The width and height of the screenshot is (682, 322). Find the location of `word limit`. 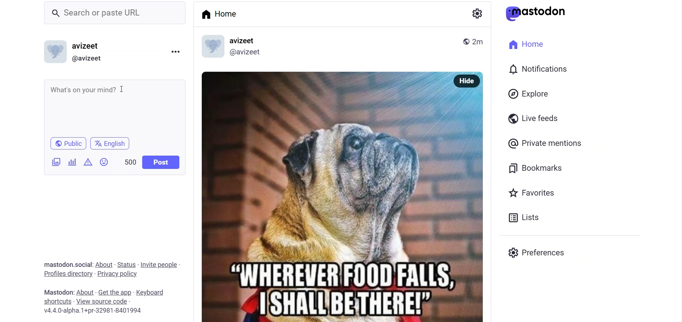

word limit is located at coordinates (129, 162).